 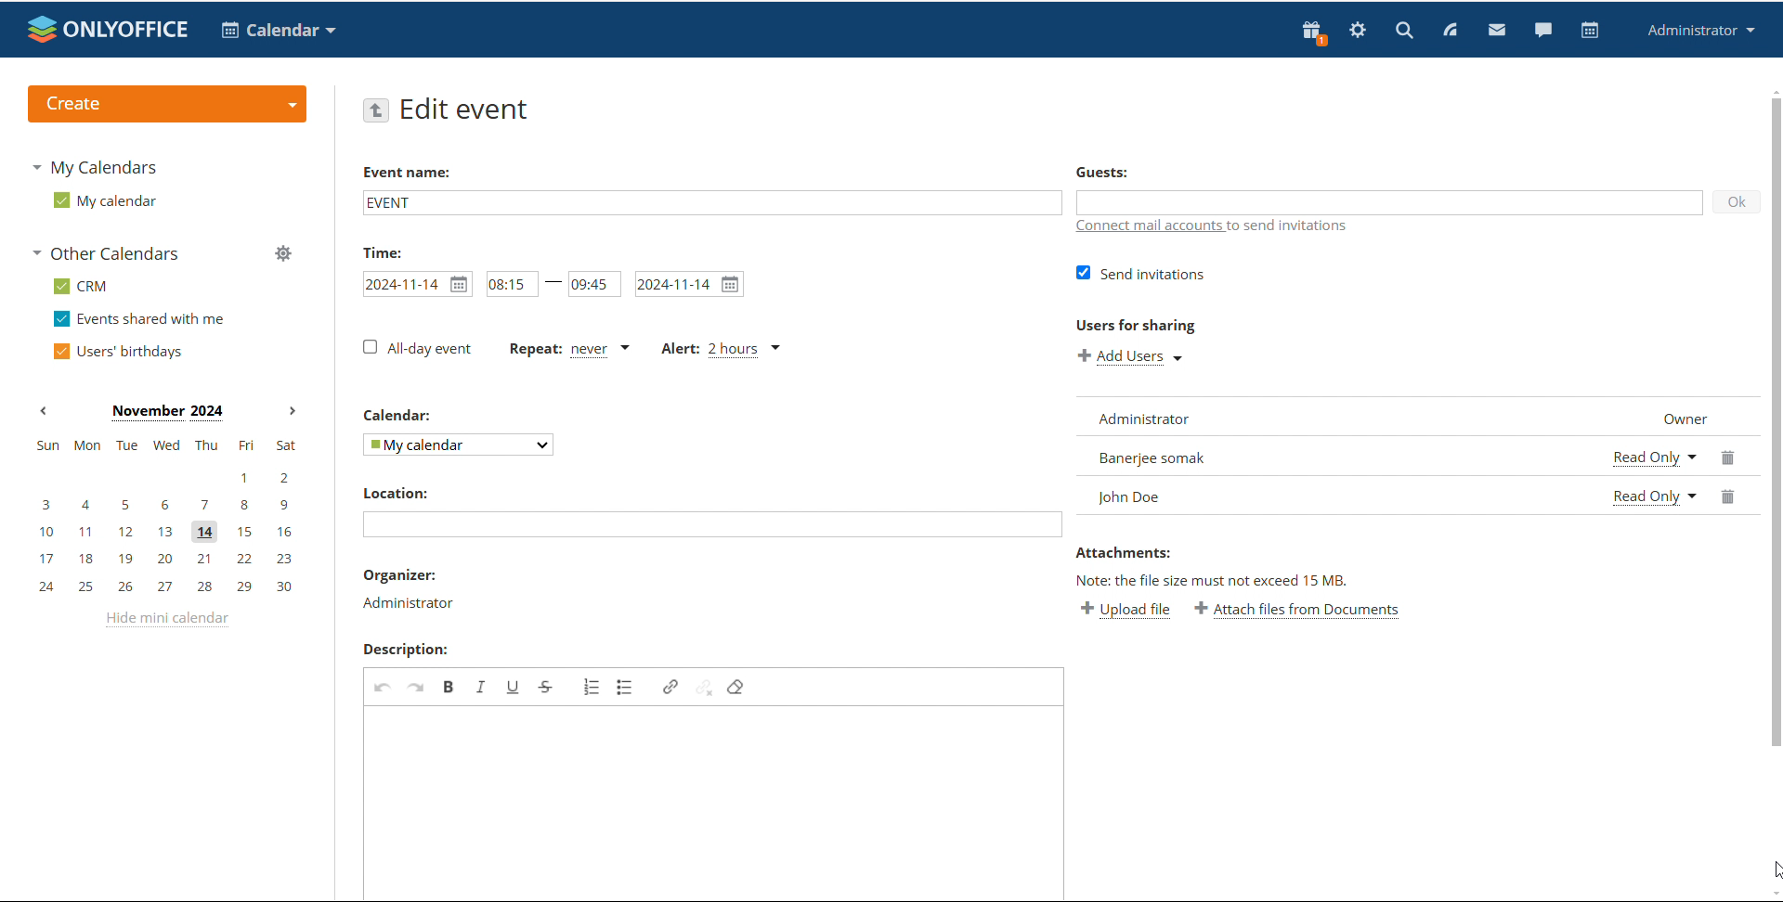 What do you see at coordinates (482, 686) in the screenshot?
I see `italic` at bounding box center [482, 686].